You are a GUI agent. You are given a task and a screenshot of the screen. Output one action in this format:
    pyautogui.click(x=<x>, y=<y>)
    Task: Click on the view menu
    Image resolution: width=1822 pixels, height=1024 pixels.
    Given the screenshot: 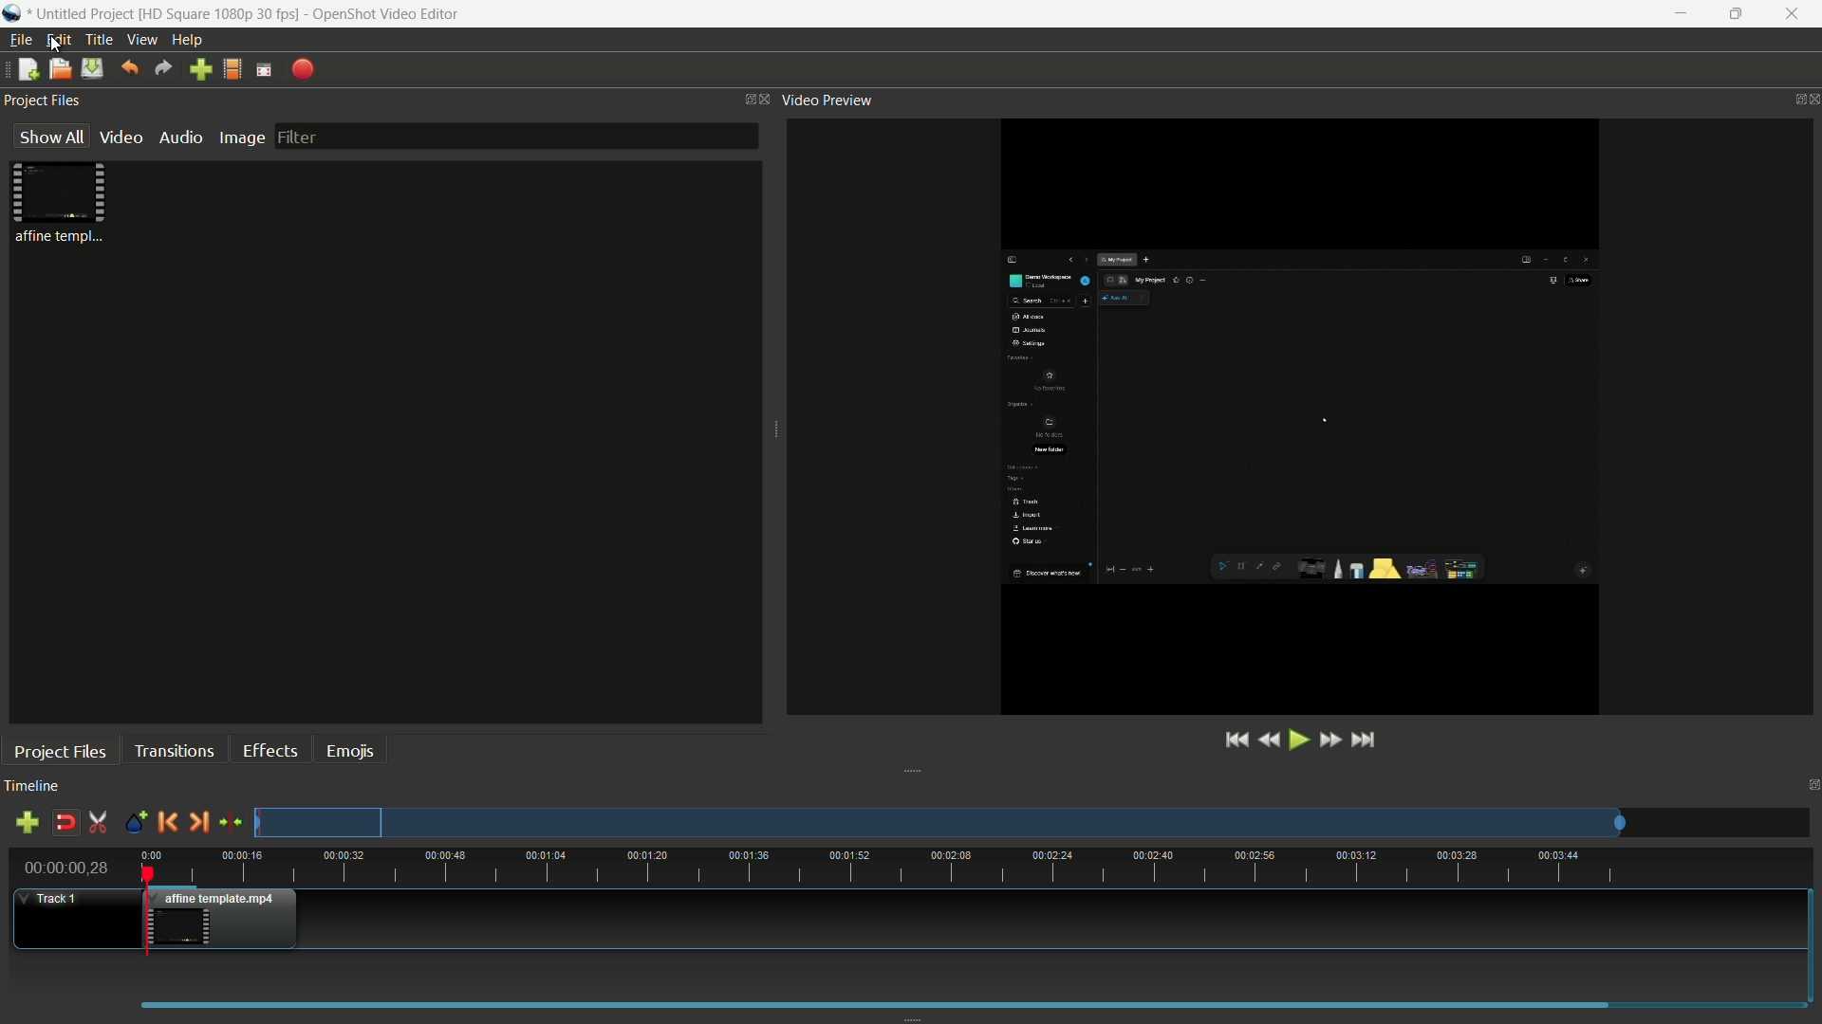 What is the action you would take?
    pyautogui.click(x=142, y=40)
    